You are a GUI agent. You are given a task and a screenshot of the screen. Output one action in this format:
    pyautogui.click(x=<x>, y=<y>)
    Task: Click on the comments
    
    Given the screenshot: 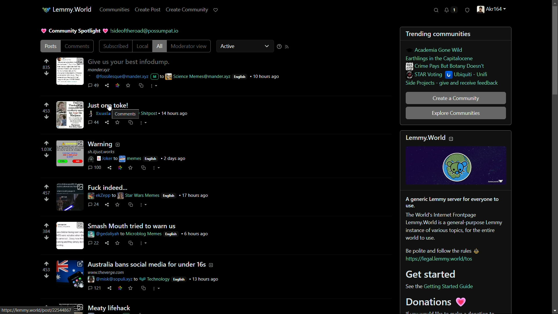 What is the action you would take?
    pyautogui.click(x=77, y=47)
    